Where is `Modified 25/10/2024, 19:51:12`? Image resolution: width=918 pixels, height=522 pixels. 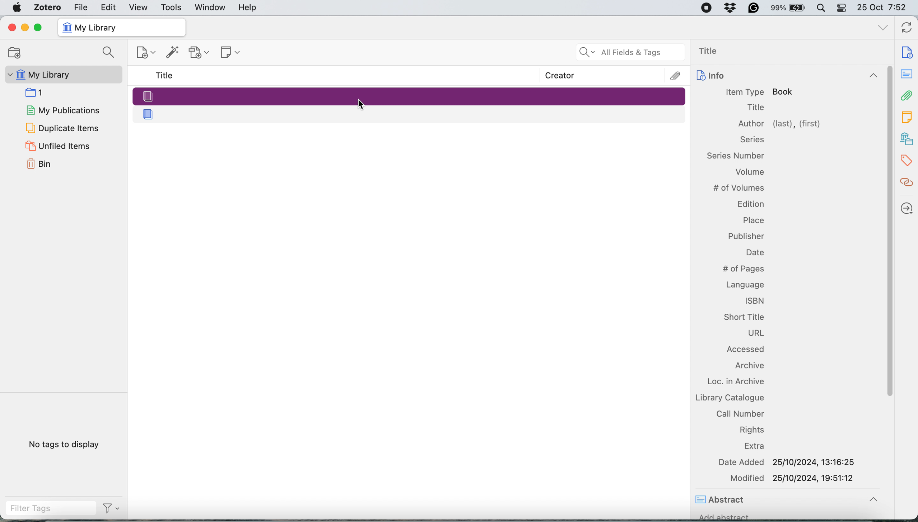 Modified 25/10/2024, 19:51:12 is located at coordinates (793, 478).